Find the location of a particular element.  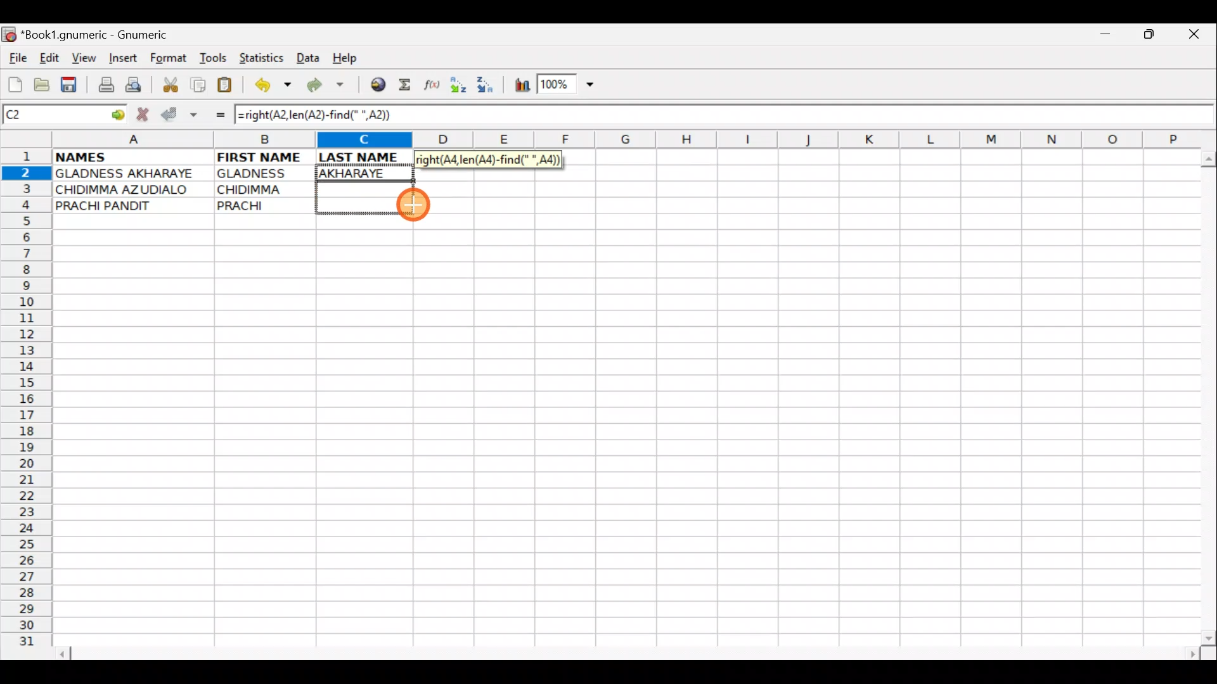

PRACHI is located at coordinates (265, 203).